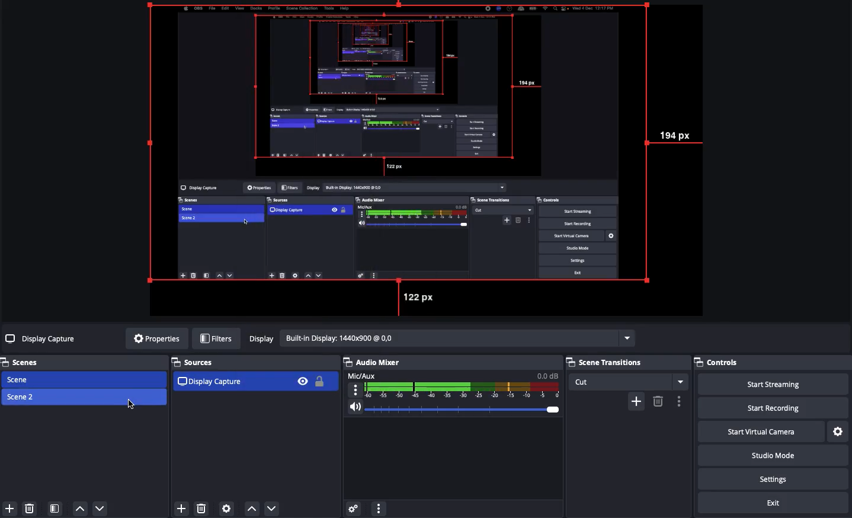  What do you see at coordinates (320, 382) in the screenshot?
I see `Unlocked` at bounding box center [320, 382].